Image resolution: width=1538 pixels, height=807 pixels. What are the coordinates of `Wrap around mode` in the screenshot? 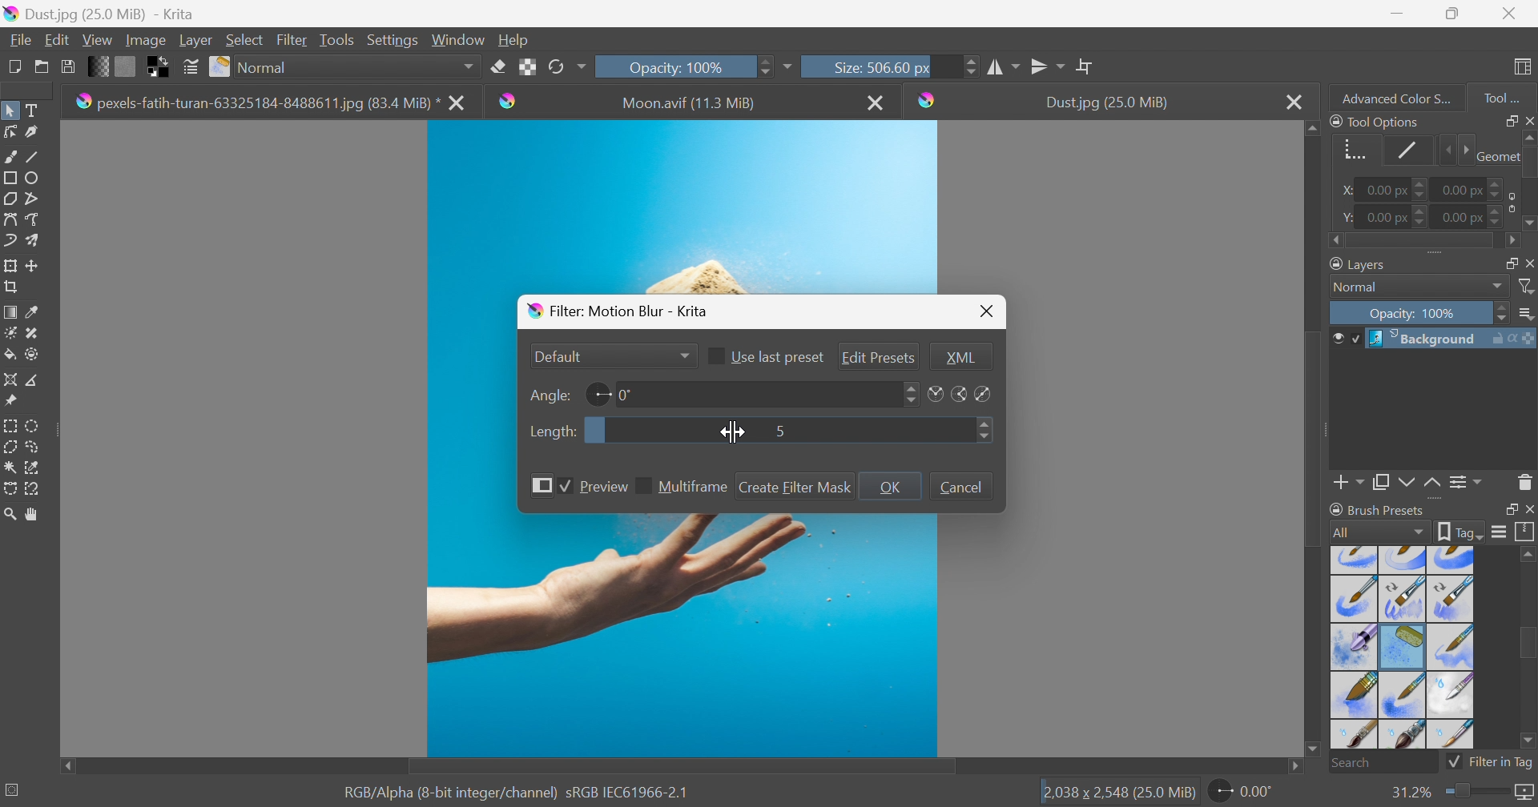 It's located at (1087, 66).